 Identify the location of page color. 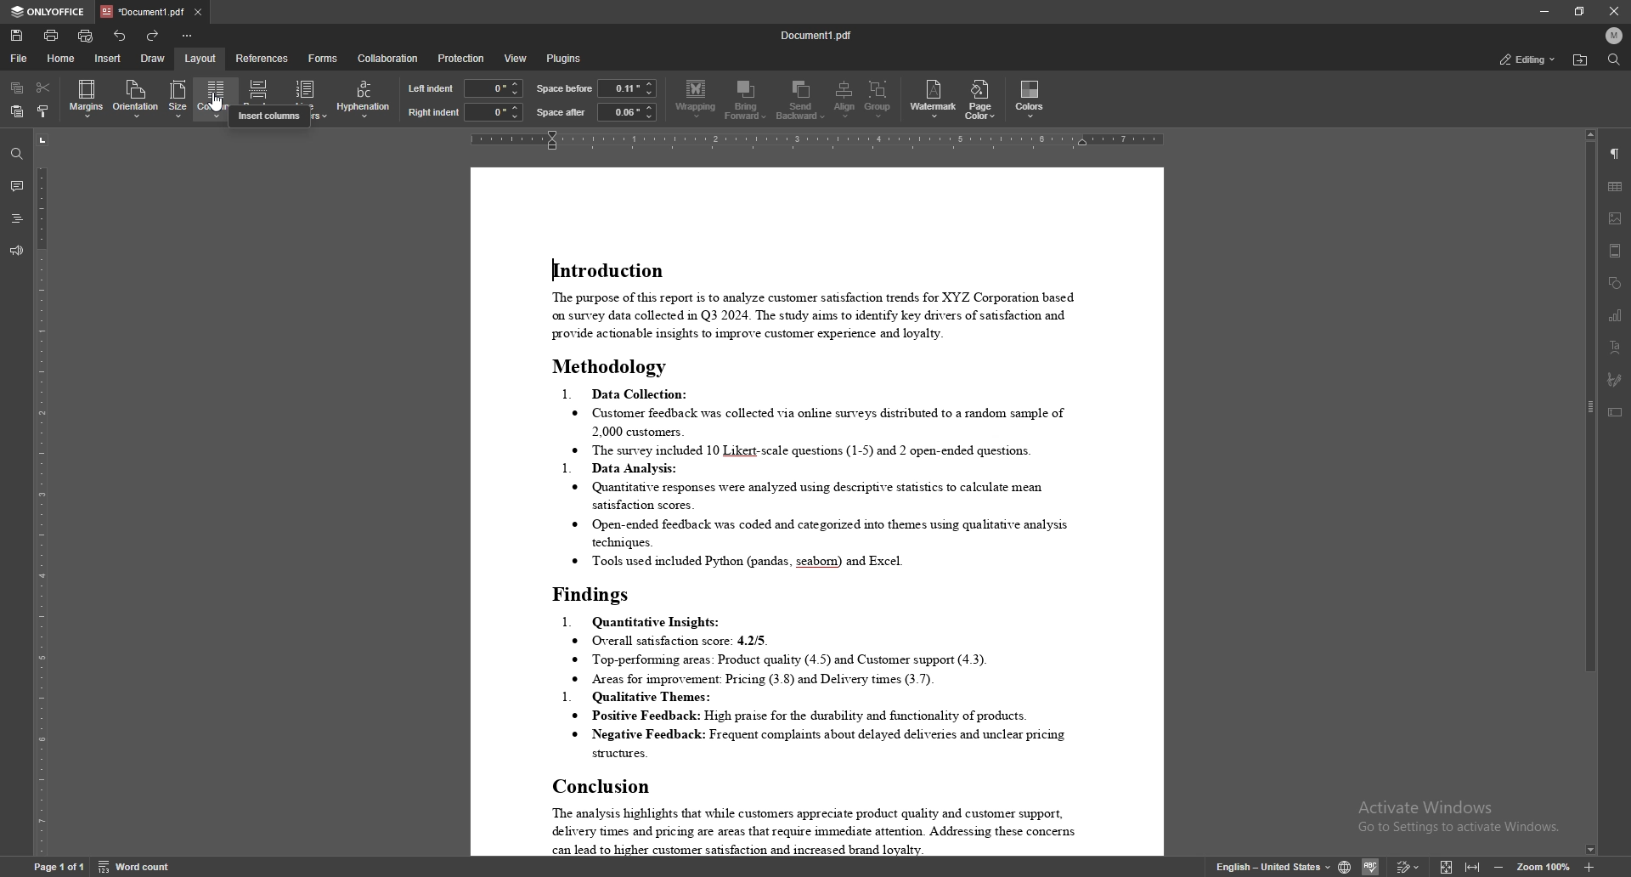
(979, 99).